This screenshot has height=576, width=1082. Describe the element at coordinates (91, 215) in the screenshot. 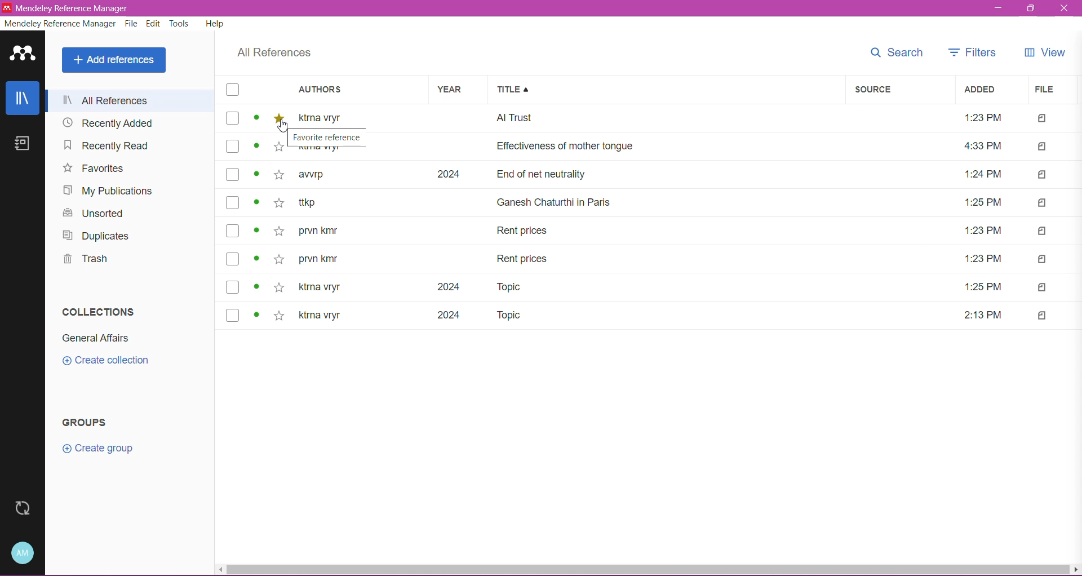

I see `Unsorted` at that location.